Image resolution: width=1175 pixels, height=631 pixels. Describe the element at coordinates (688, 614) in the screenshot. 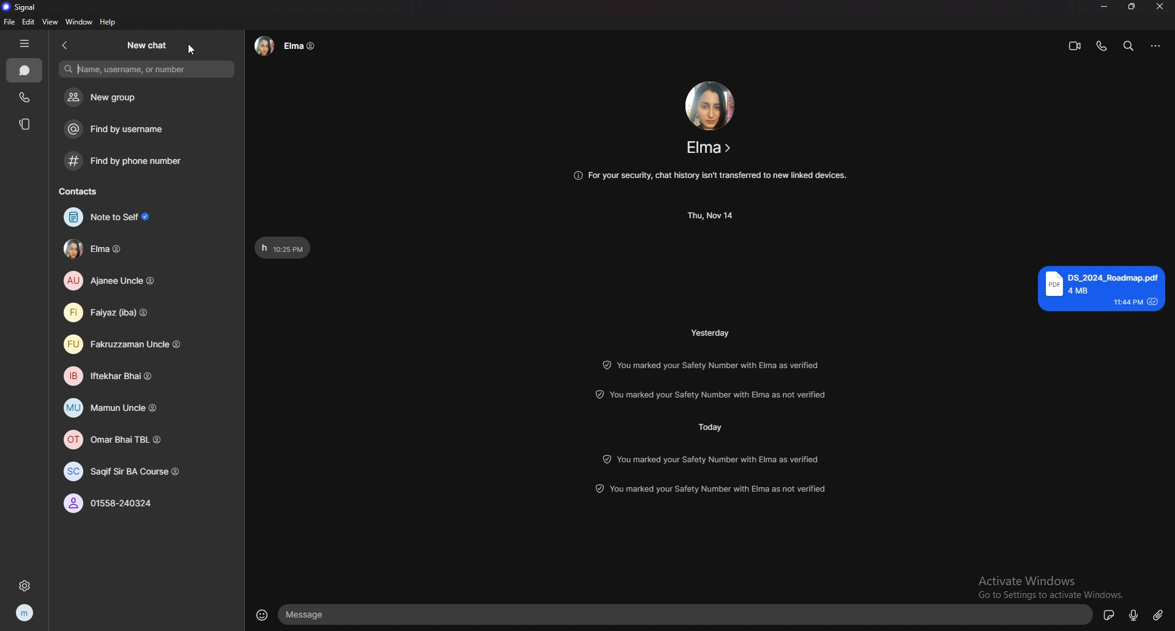

I see `text box` at that location.